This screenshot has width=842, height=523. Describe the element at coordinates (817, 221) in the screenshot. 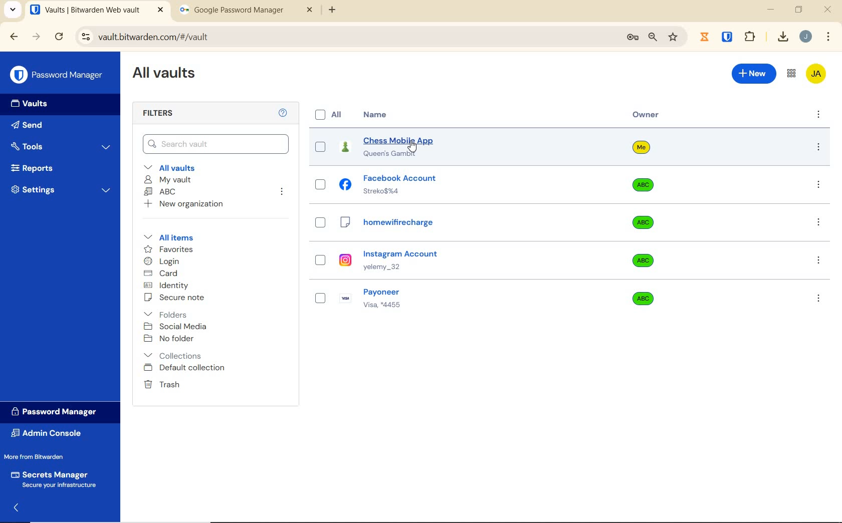

I see `more options` at that location.